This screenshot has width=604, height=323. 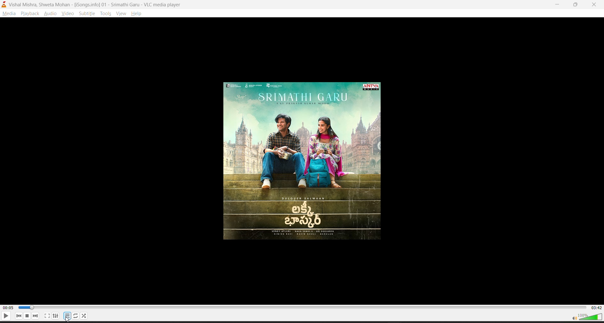 What do you see at coordinates (87, 14) in the screenshot?
I see `subtitle` at bounding box center [87, 14].